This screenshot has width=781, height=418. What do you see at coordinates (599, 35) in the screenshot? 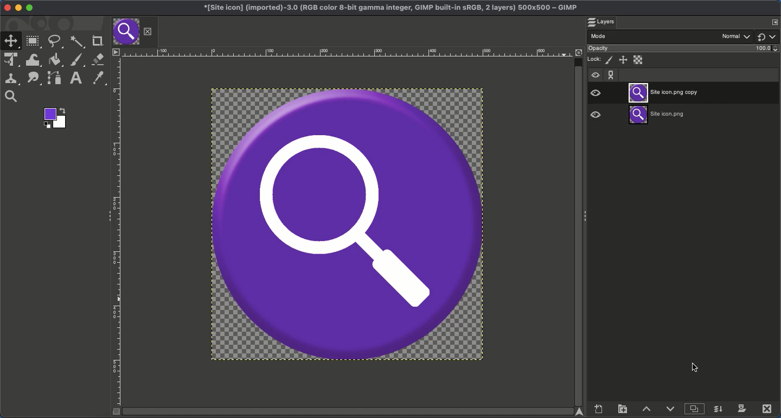
I see `Mode` at bounding box center [599, 35].